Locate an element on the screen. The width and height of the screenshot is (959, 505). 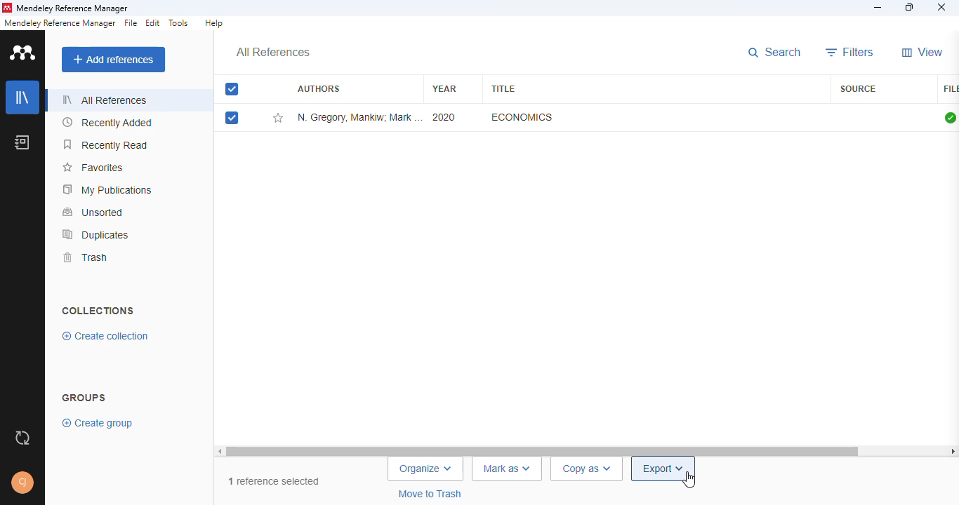
library is located at coordinates (22, 96).